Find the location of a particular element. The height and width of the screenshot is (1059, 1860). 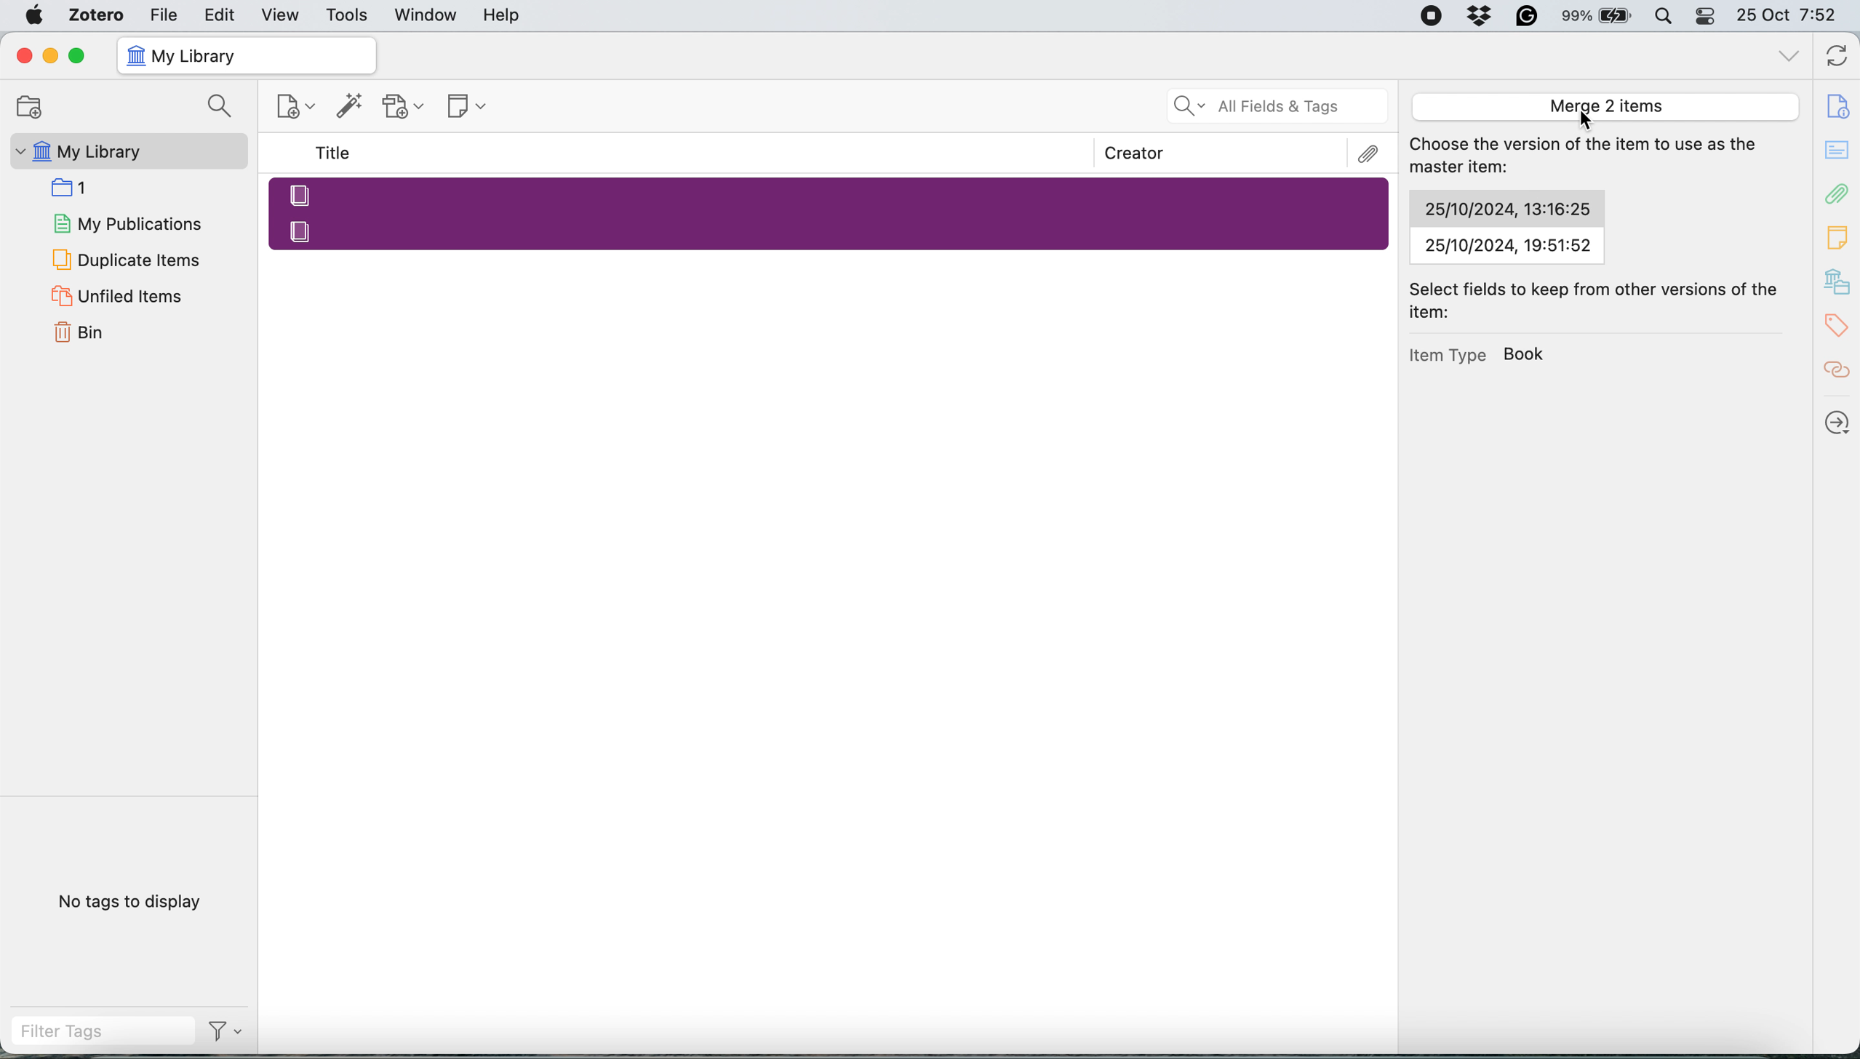

New Item is located at coordinates (298, 109).